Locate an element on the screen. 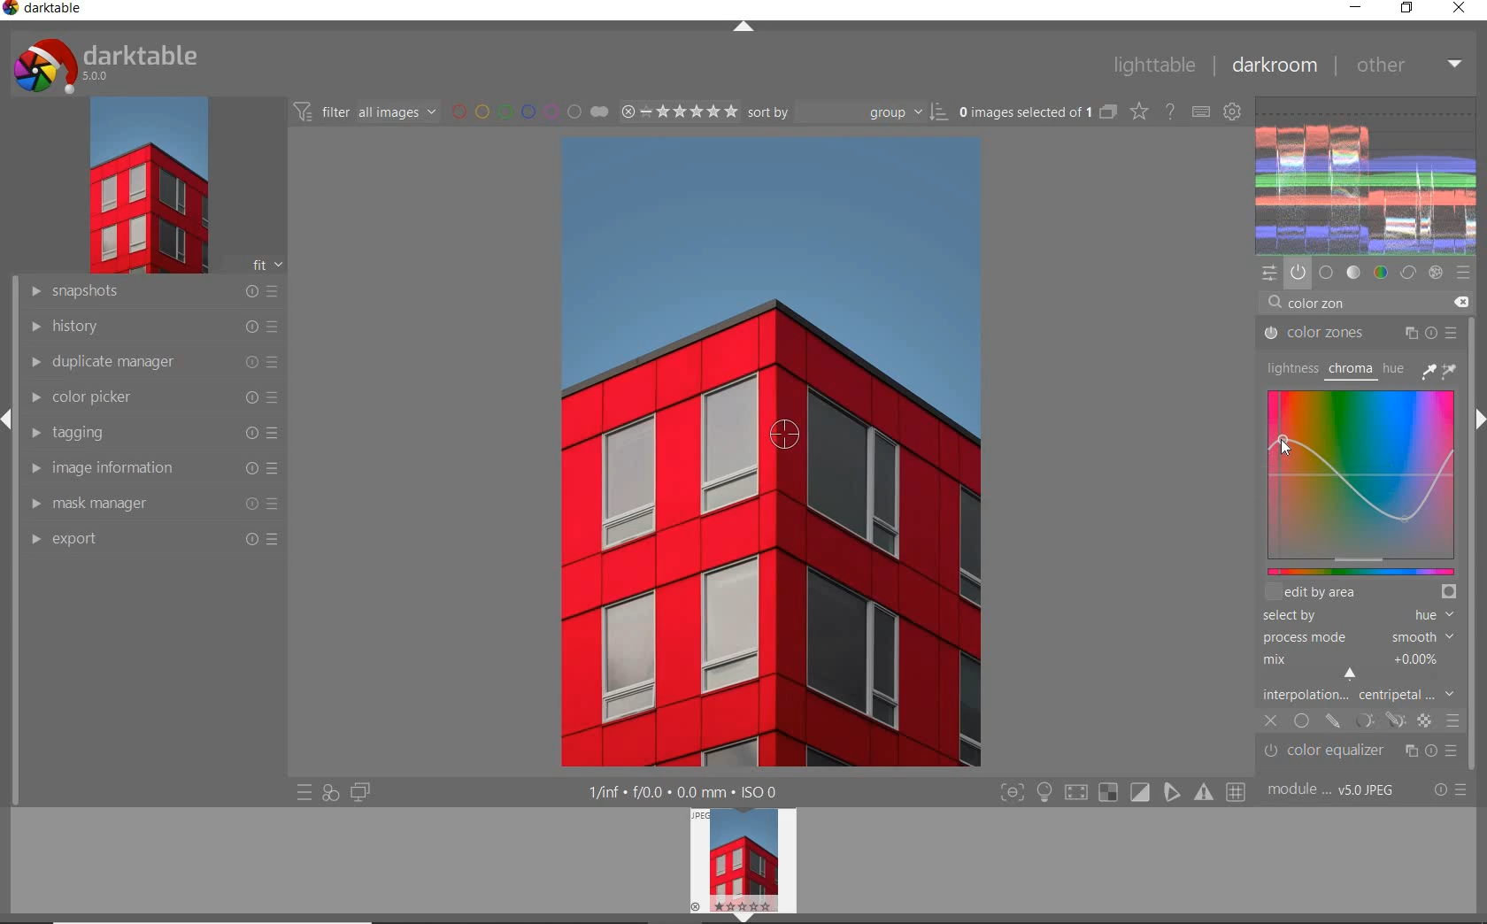 The image size is (1487, 924). LIGHTNESS is located at coordinates (1290, 367).